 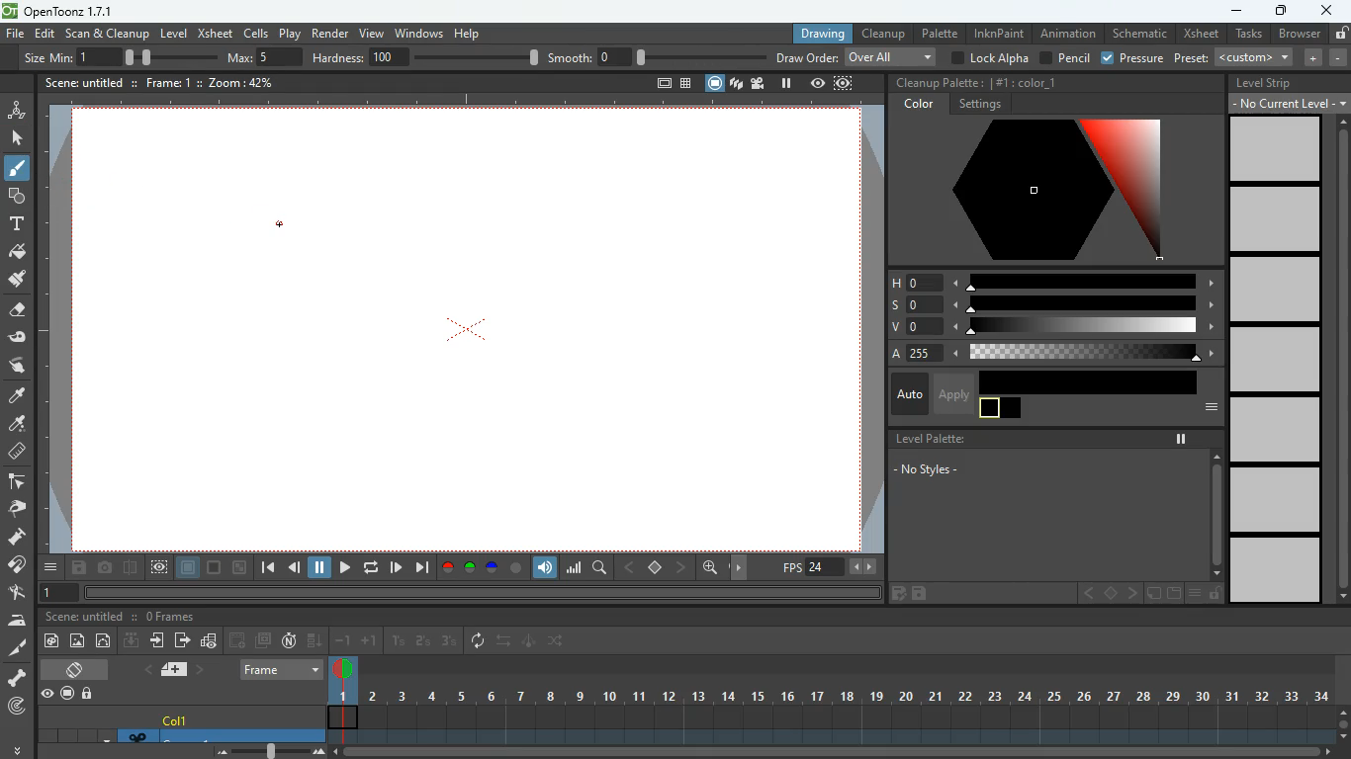 What do you see at coordinates (344, 569) in the screenshot?
I see `play` at bounding box center [344, 569].